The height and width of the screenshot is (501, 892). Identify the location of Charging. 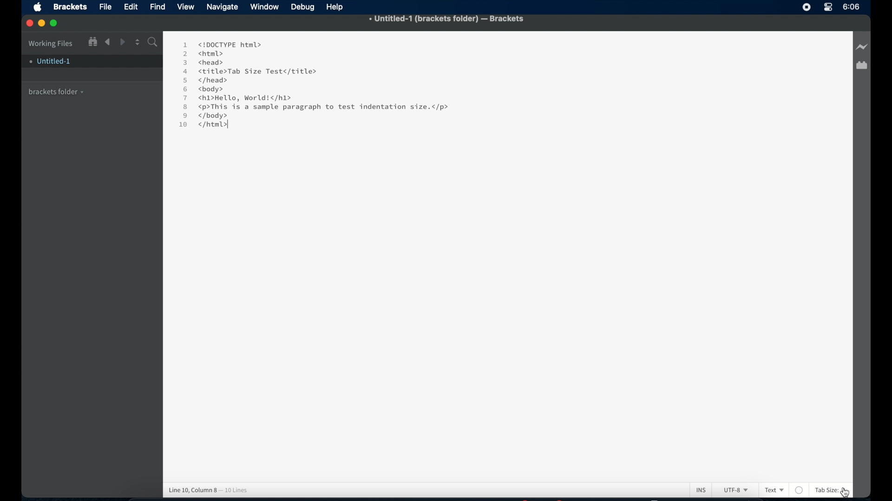
(861, 47).